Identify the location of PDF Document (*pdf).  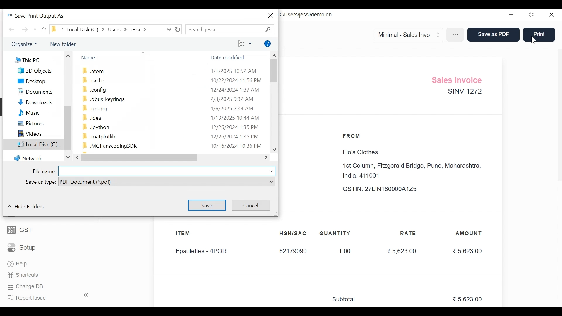
(162, 181).